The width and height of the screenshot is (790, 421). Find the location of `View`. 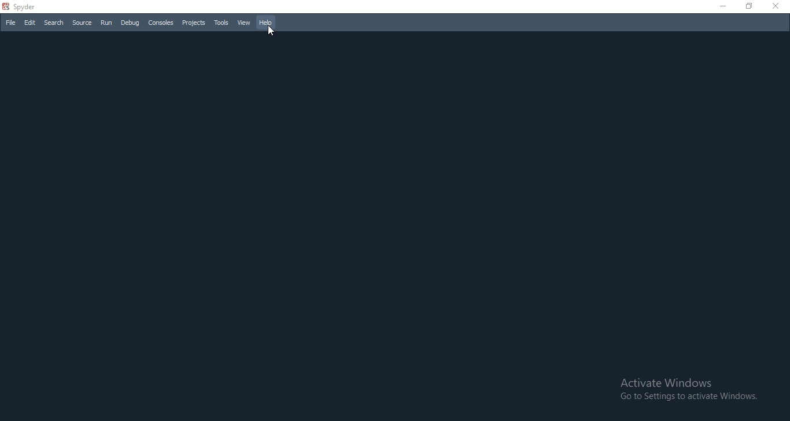

View is located at coordinates (245, 21).